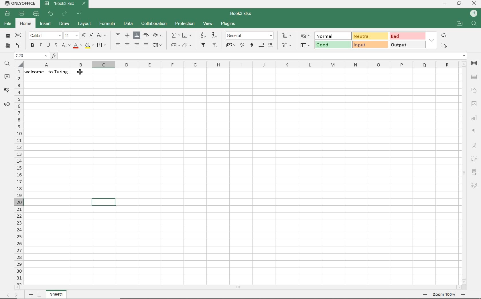  I want to click on slicer, so click(474, 172).